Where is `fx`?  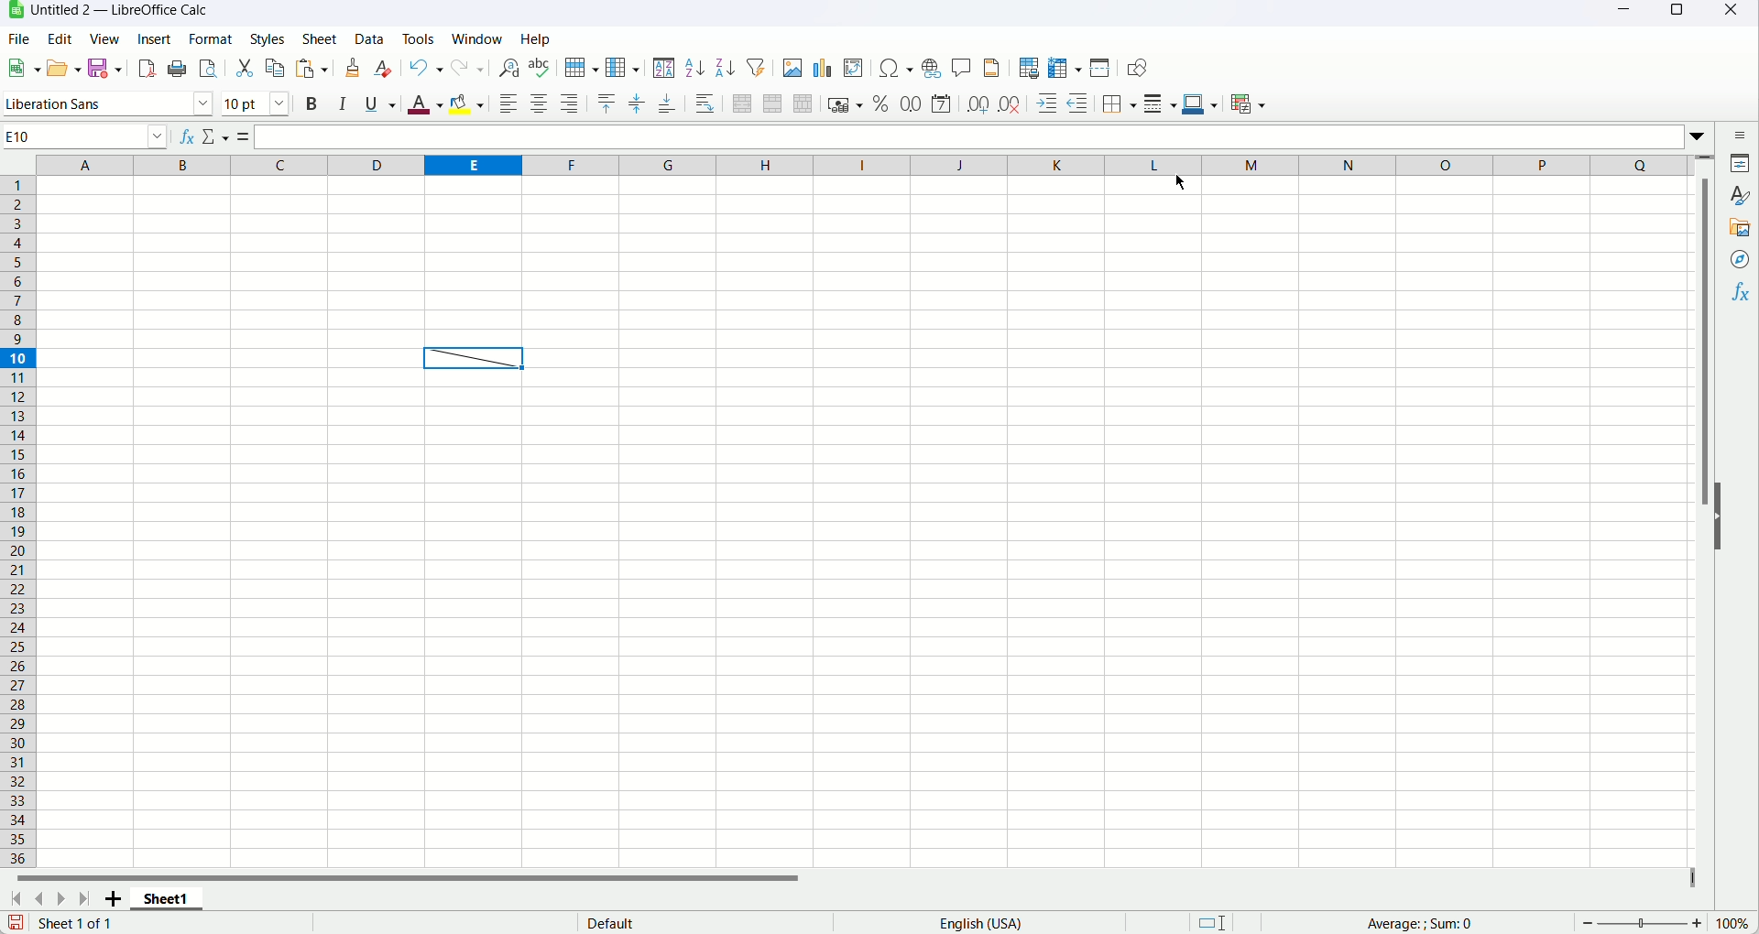
fx is located at coordinates (188, 134).